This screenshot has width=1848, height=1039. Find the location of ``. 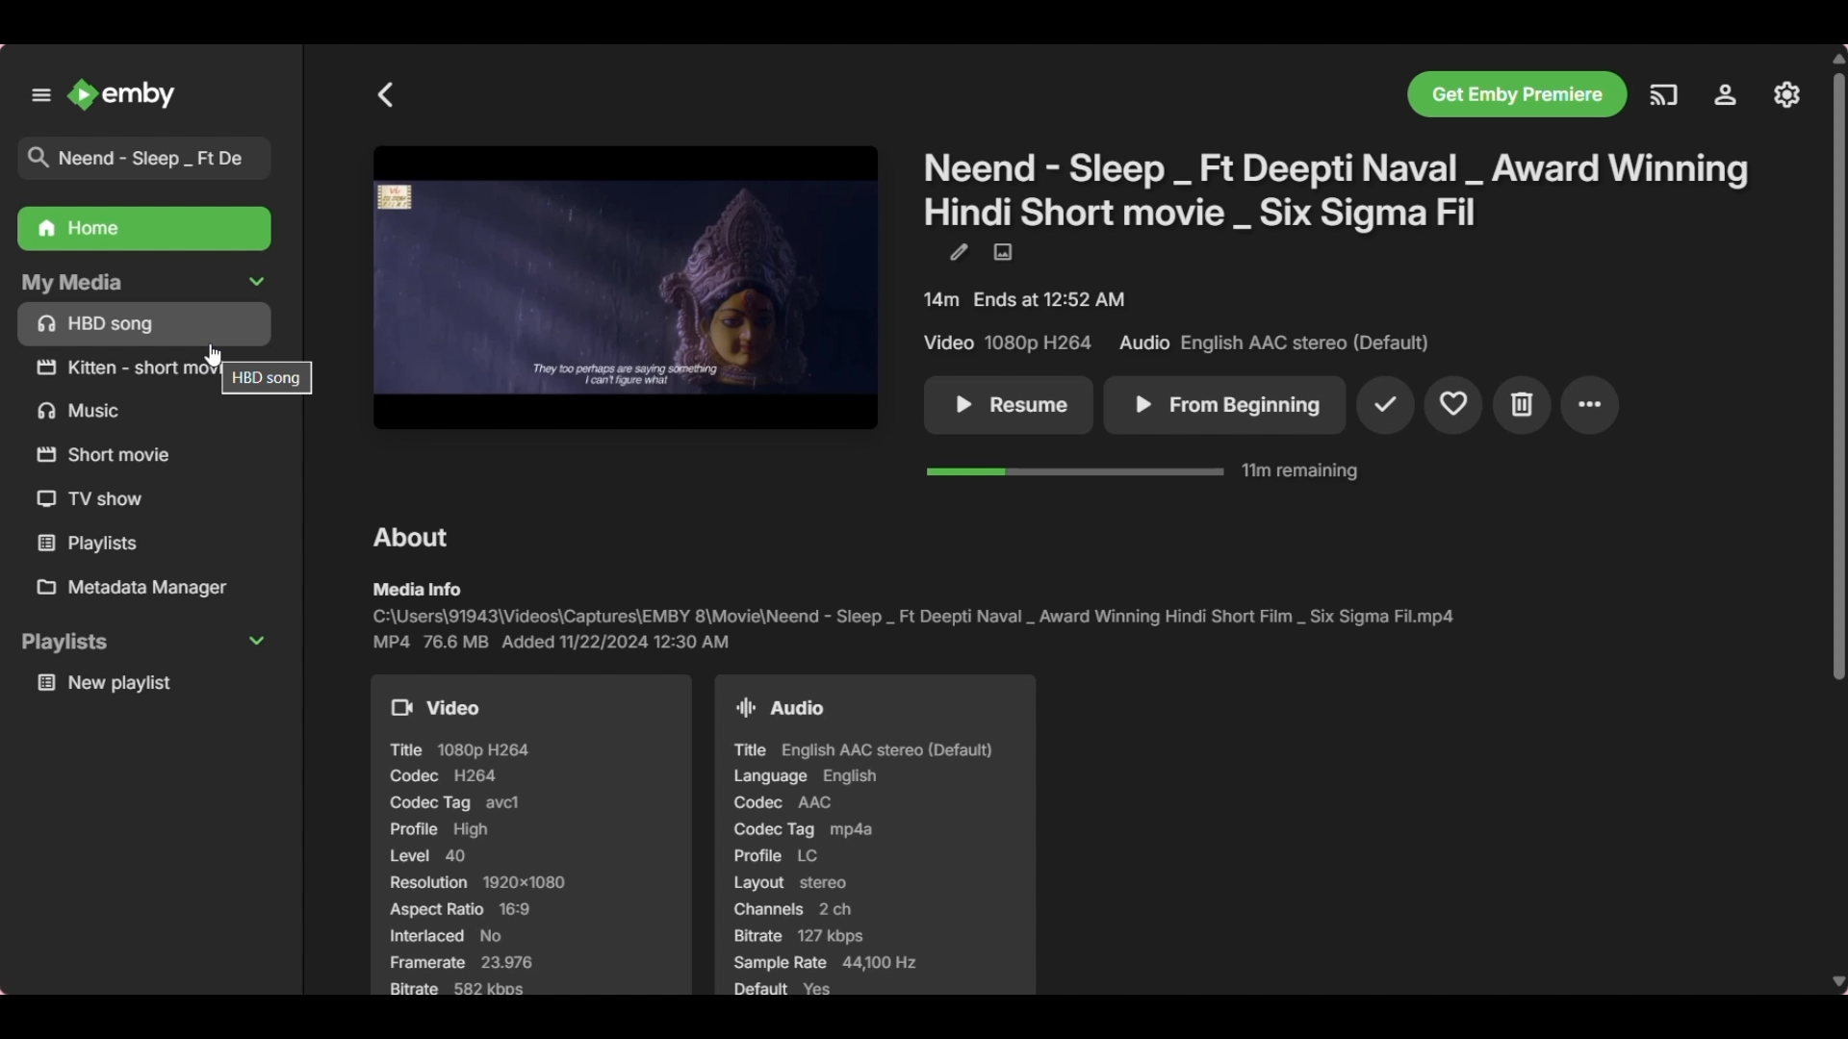

 is located at coordinates (96, 500).